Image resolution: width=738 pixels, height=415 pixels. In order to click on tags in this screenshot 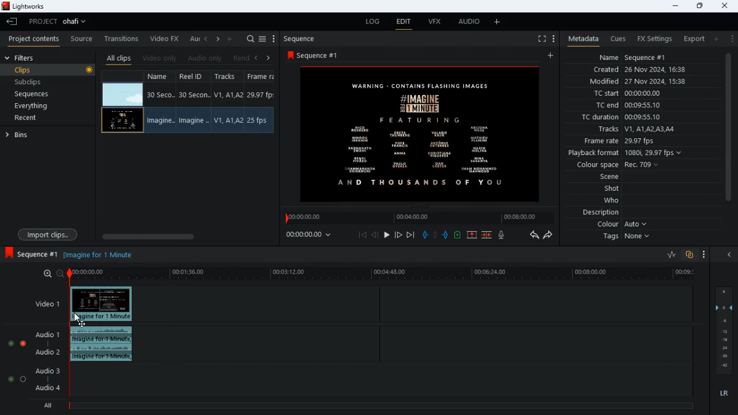, I will do `click(622, 239)`.